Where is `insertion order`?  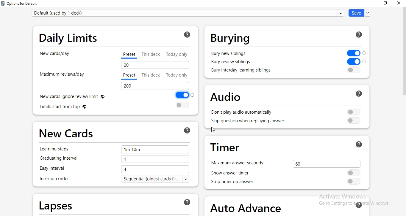 insertion order is located at coordinates (55, 179).